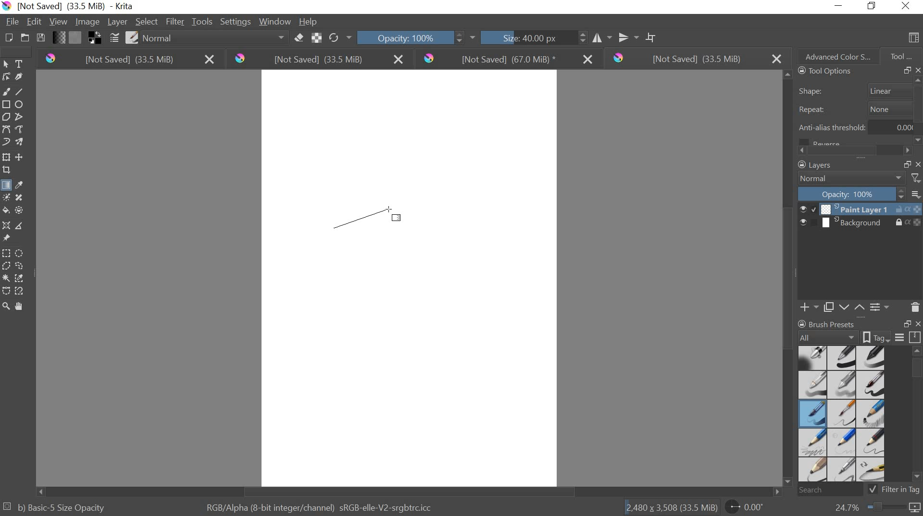  What do you see at coordinates (113, 38) in the screenshot?
I see `EDIT BRUSH SETTINGS` at bounding box center [113, 38].